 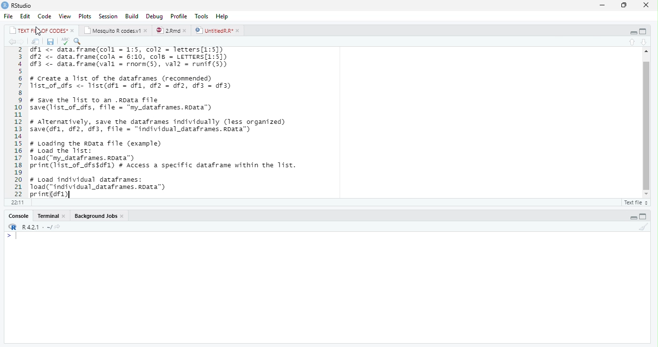 I want to click on 1:1, so click(x=16, y=202).